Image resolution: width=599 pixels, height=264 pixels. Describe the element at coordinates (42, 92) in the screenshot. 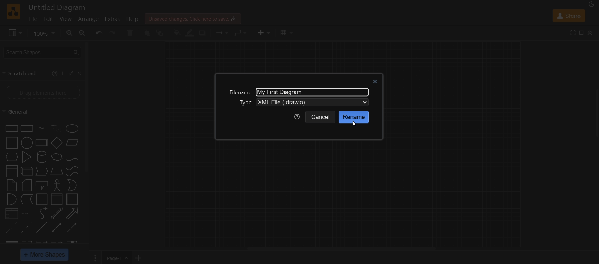

I see `drag elements here` at that location.